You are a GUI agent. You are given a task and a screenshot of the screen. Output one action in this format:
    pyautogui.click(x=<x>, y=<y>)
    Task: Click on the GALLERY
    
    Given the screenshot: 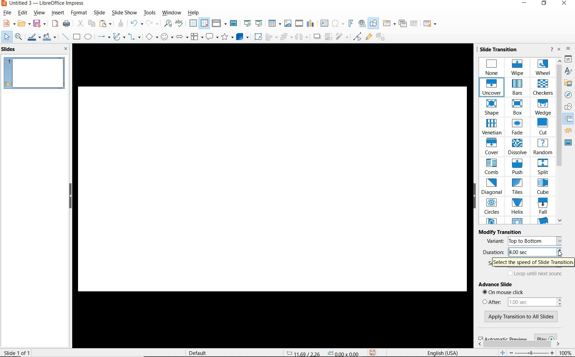 What is the action you would take?
    pyautogui.click(x=569, y=83)
    